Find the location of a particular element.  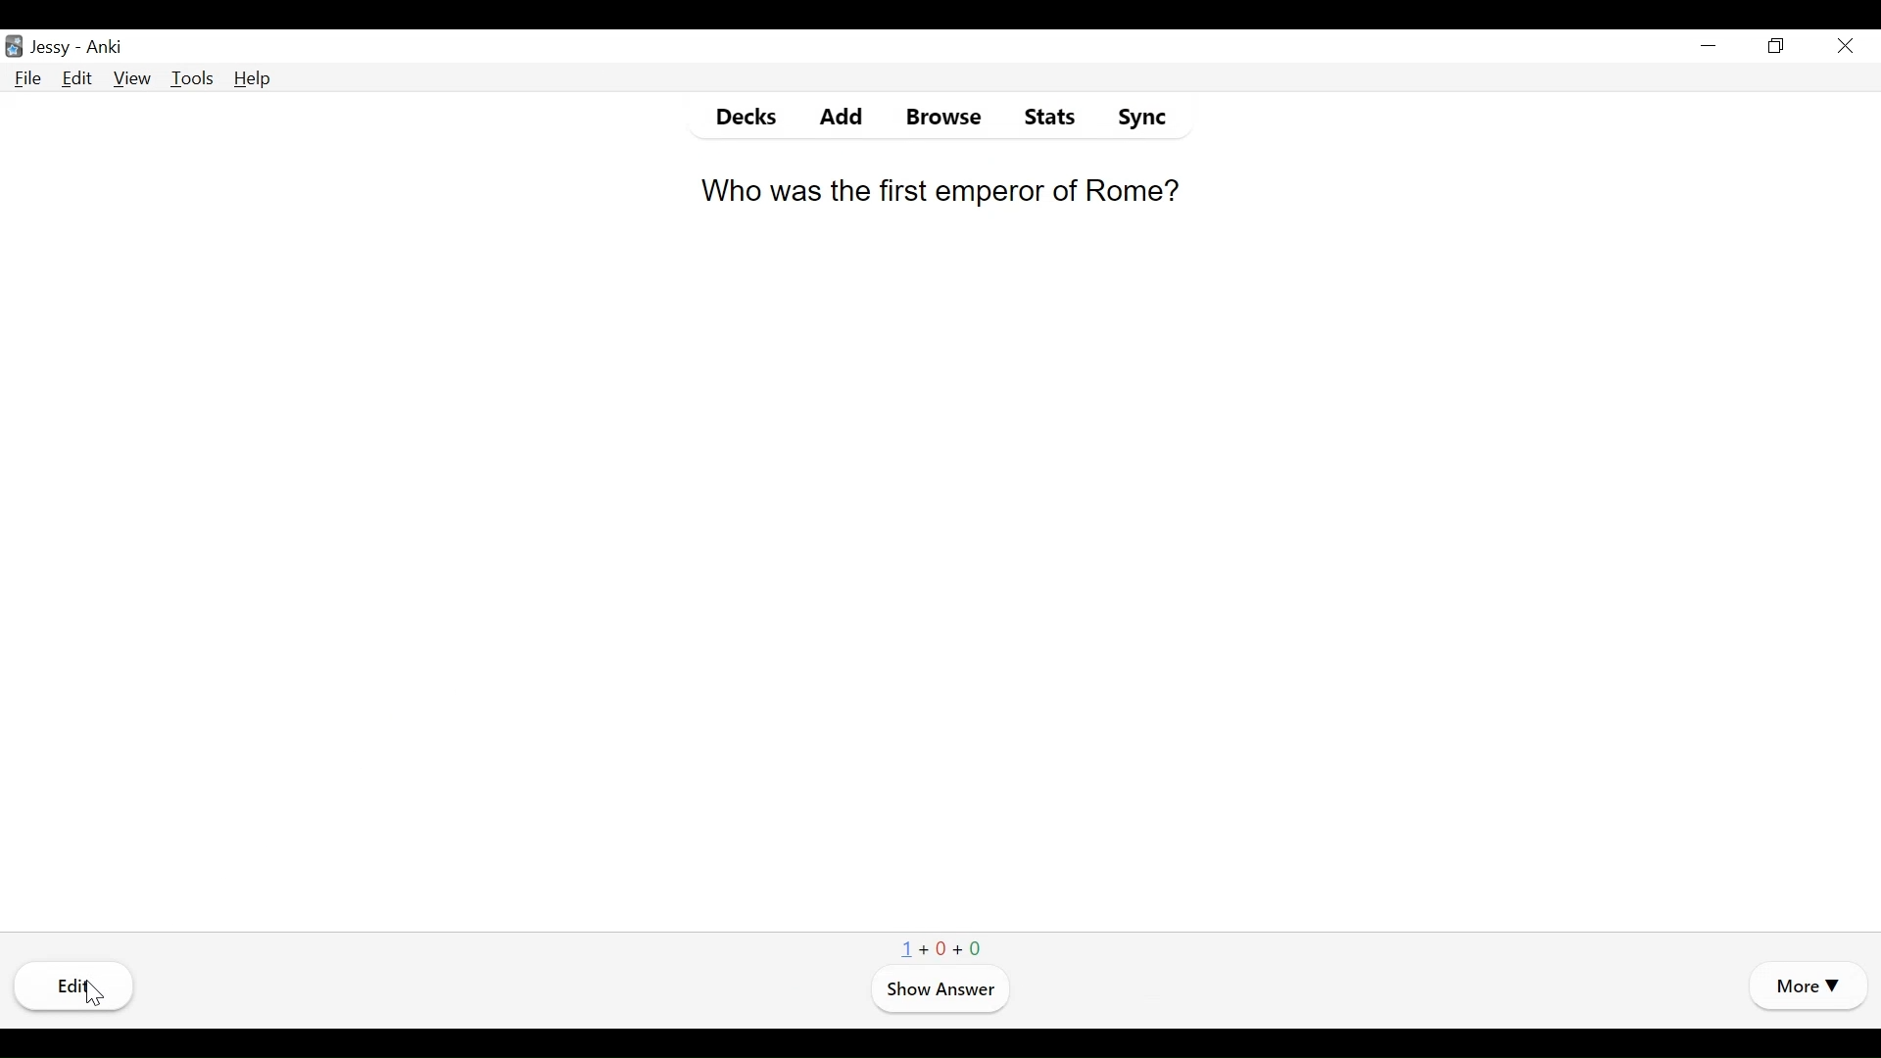

Tools is located at coordinates (192, 78).